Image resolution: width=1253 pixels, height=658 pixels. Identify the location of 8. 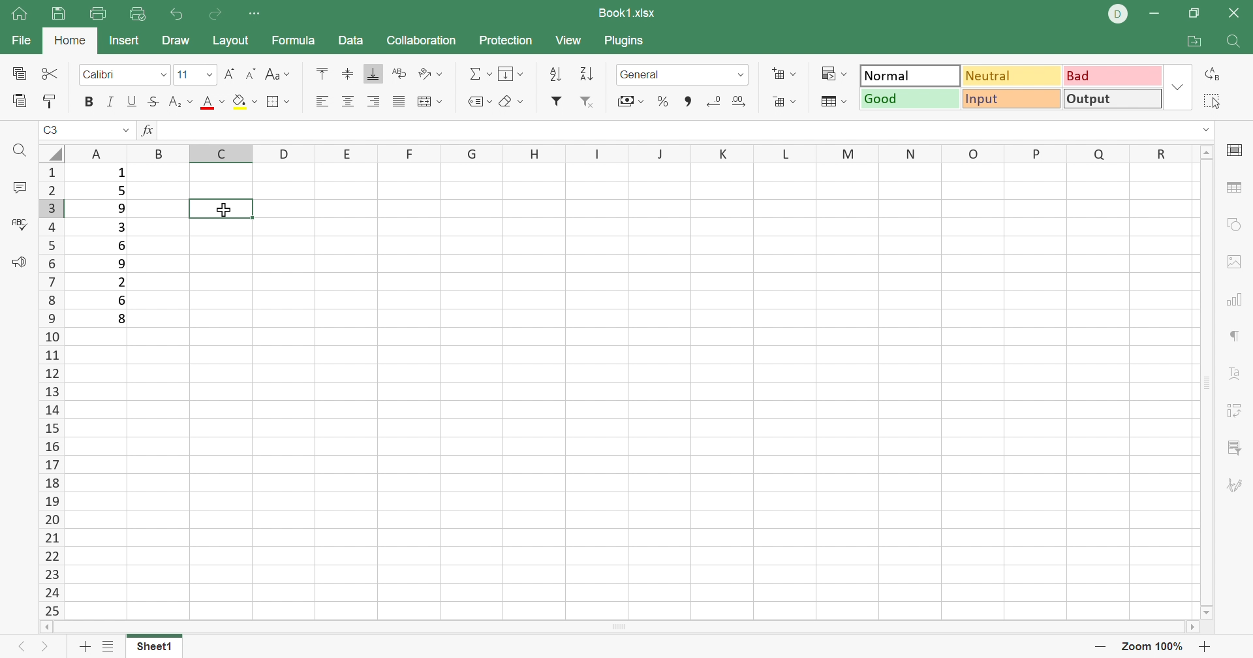
(124, 320).